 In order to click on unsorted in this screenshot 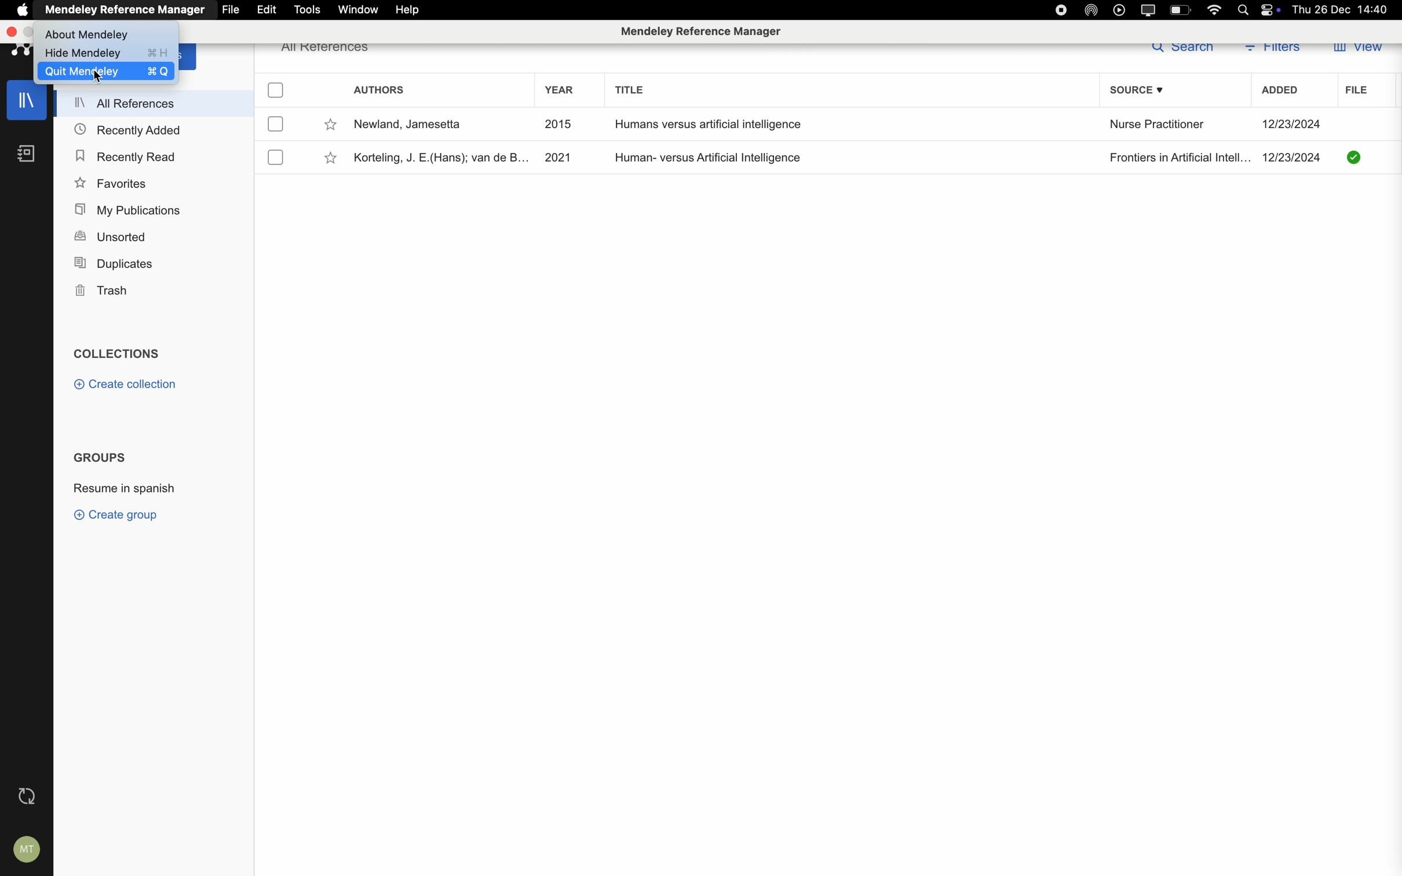, I will do `click(109, 236)`.